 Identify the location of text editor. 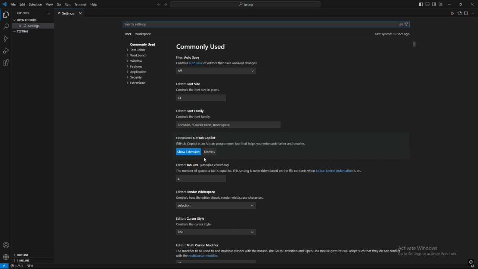
(142, 50).